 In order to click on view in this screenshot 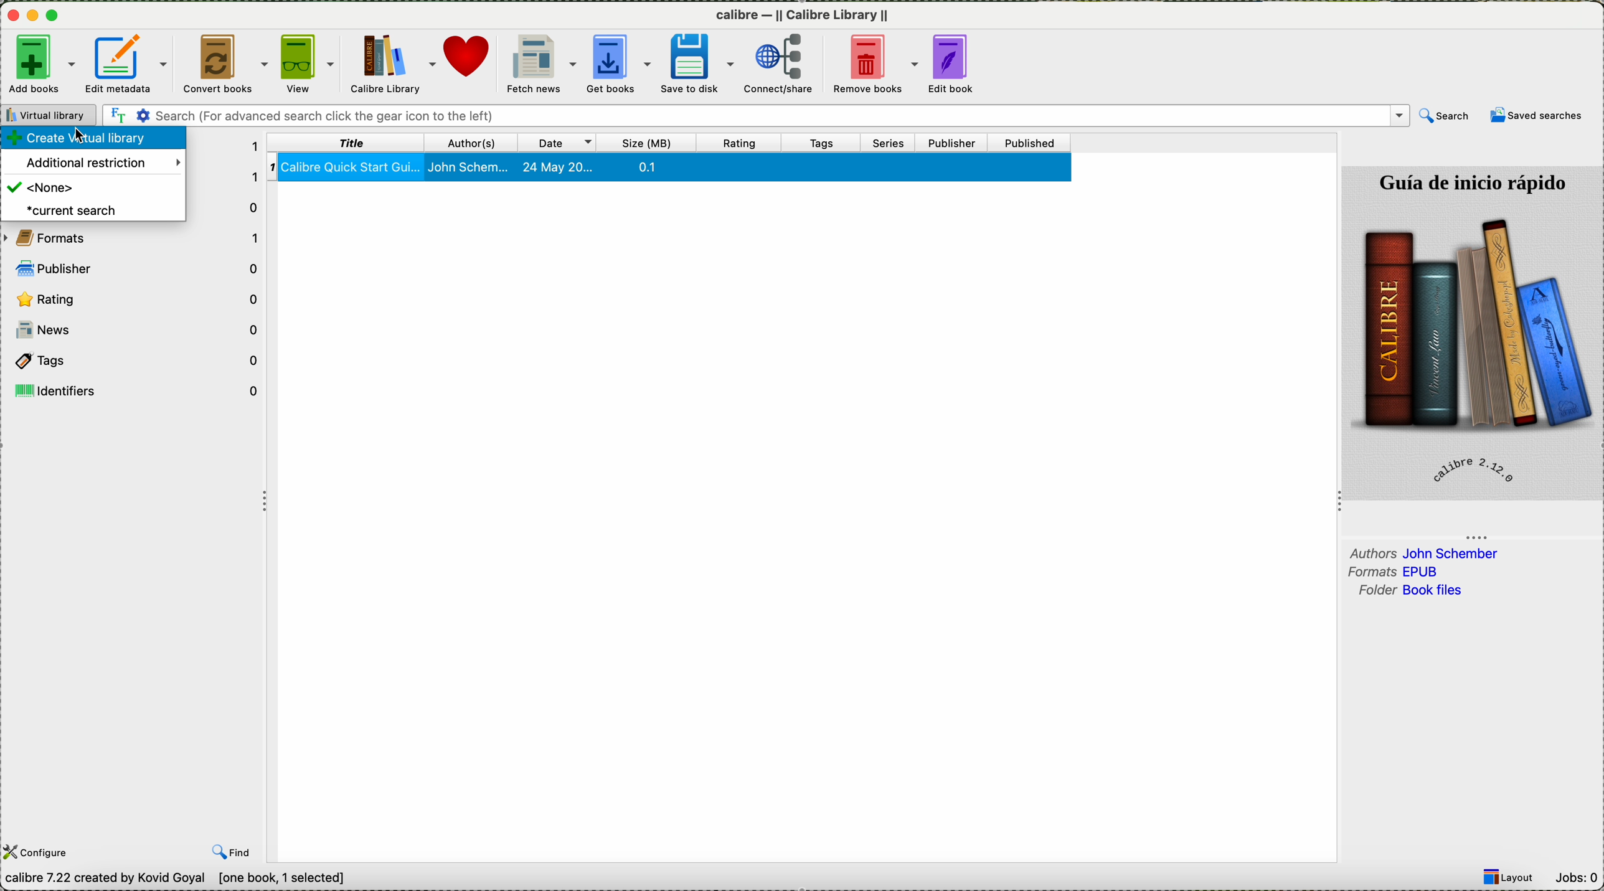, I will do `click(309, 65)`.